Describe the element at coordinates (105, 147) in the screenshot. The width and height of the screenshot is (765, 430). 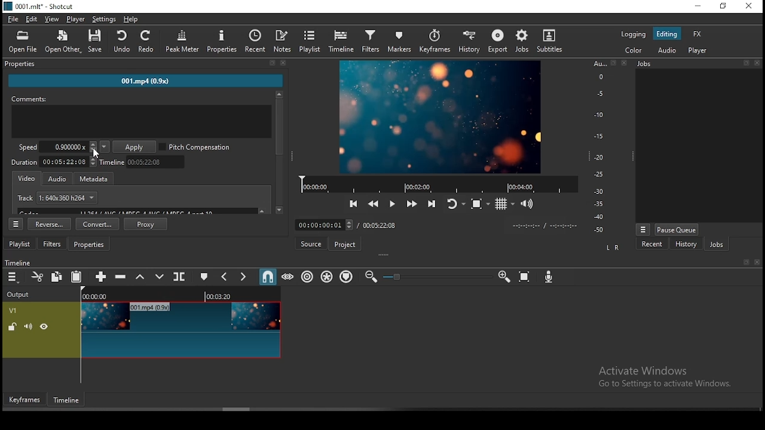
I see `speed presets ` at that location.